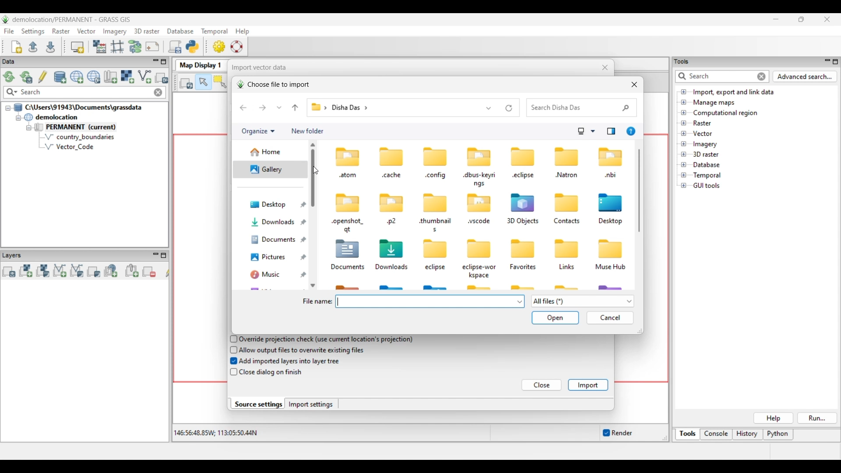 Image resolution: width=841 pixels, height=473 pixels. What do you see at coordinates (479, 203) in the screenshot?
I see `icon` at bounding box center [479, 203].